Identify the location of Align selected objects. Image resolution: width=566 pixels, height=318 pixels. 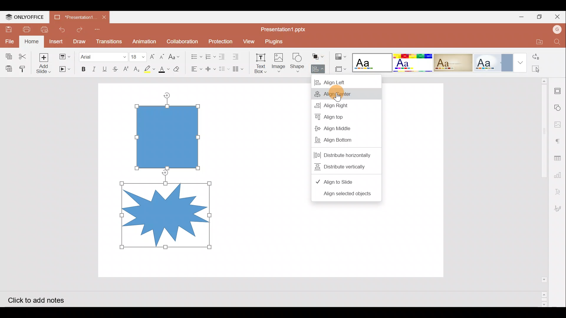
(347, 195).